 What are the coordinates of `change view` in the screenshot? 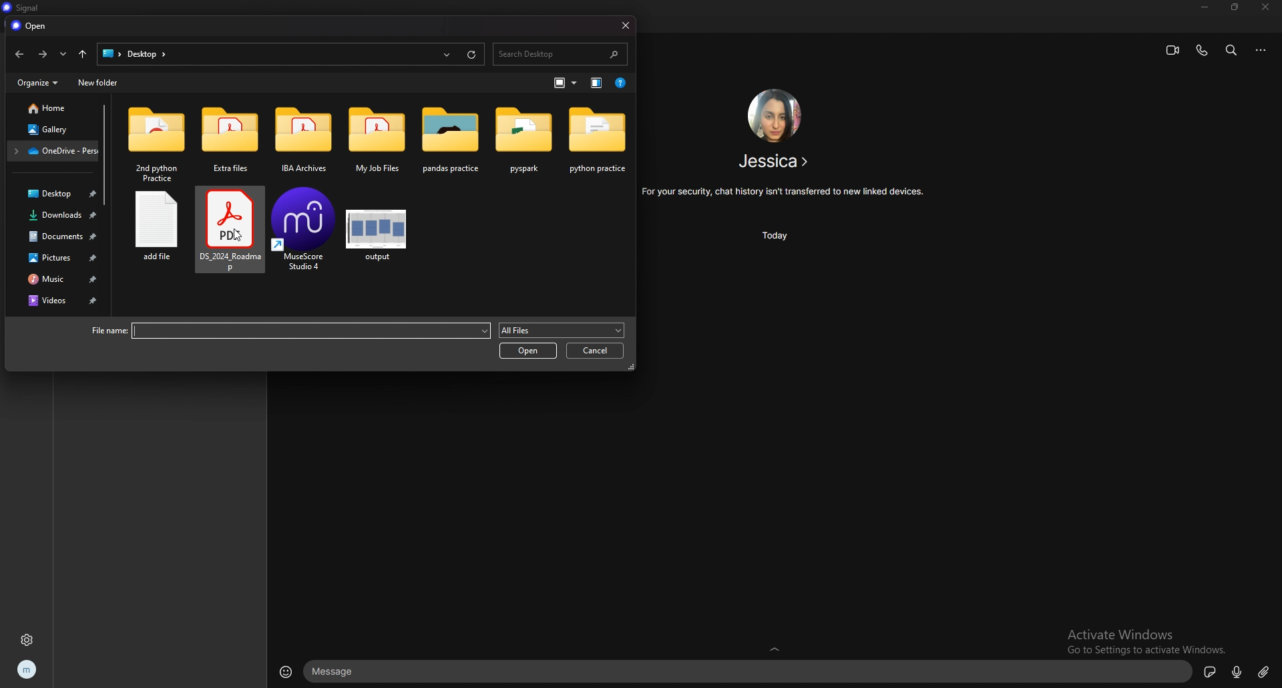 It's located at (598, 83).